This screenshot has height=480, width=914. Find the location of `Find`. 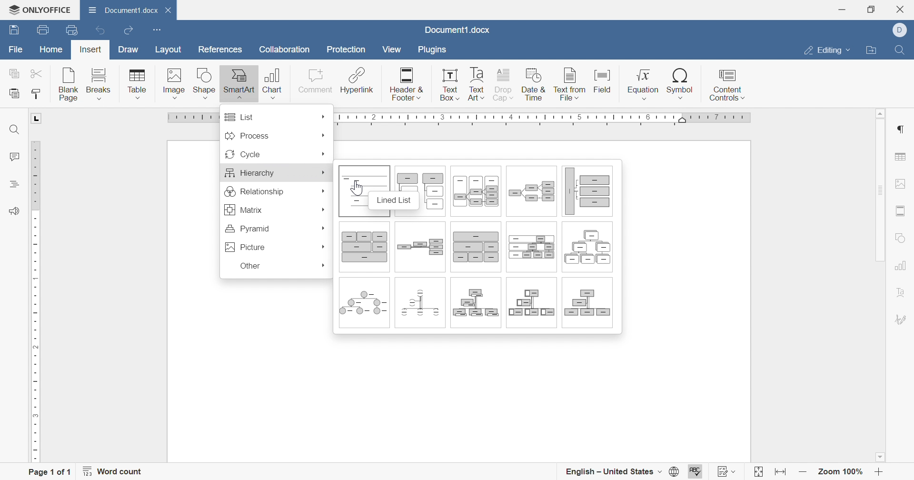

Find is located at coordinates (13, 130).